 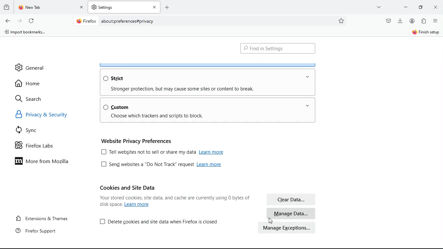 I want to click on [J Tell websites not to sell or share my data Learn more, so click(x=164, y=151).